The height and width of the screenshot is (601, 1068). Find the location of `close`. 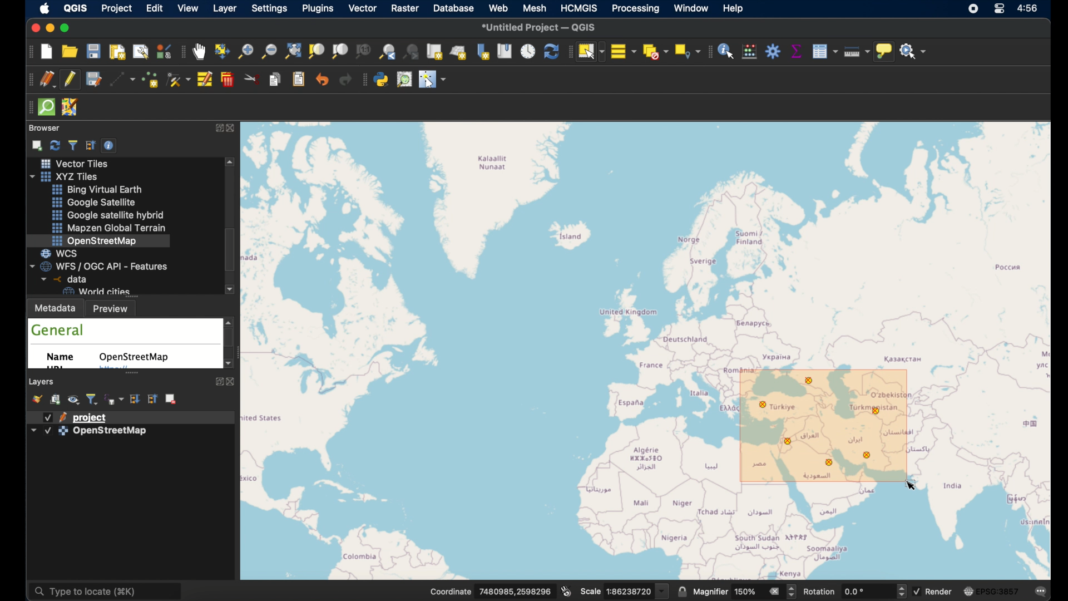

close is located at coordinates (33, 27).